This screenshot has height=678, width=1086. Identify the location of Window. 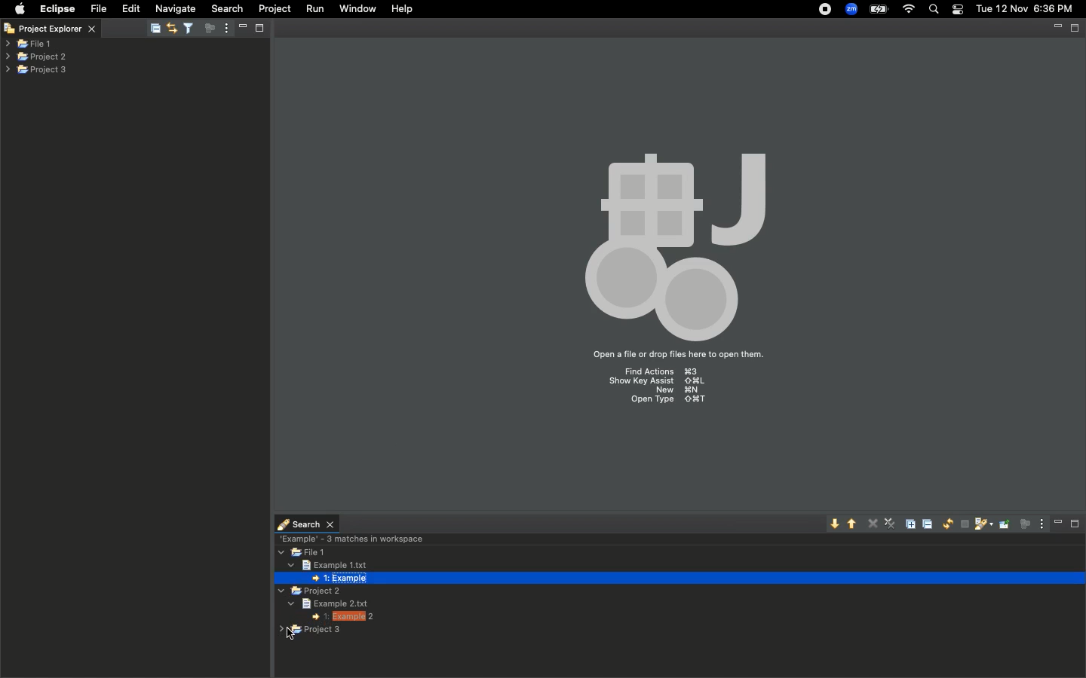
(354, 8).